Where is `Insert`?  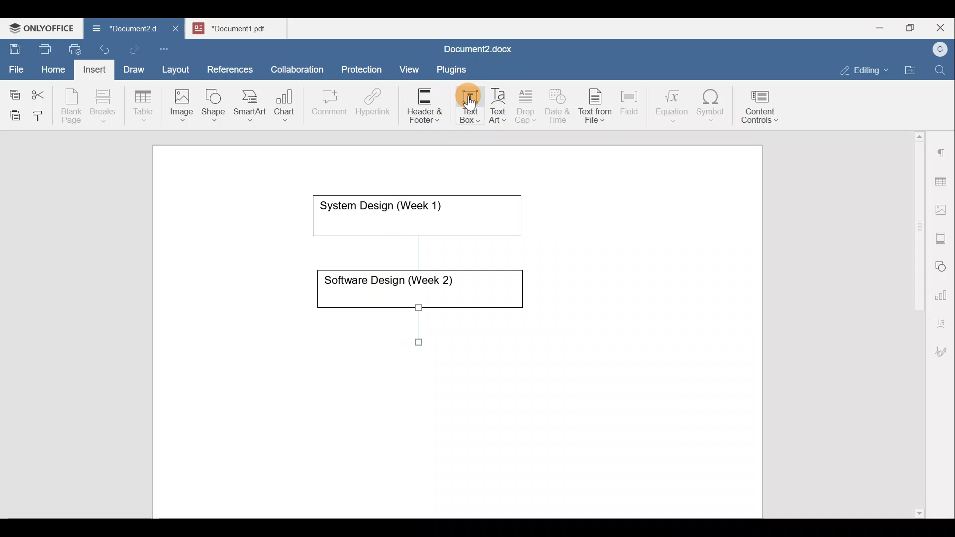
Insert is located at coordinates (92, 68).